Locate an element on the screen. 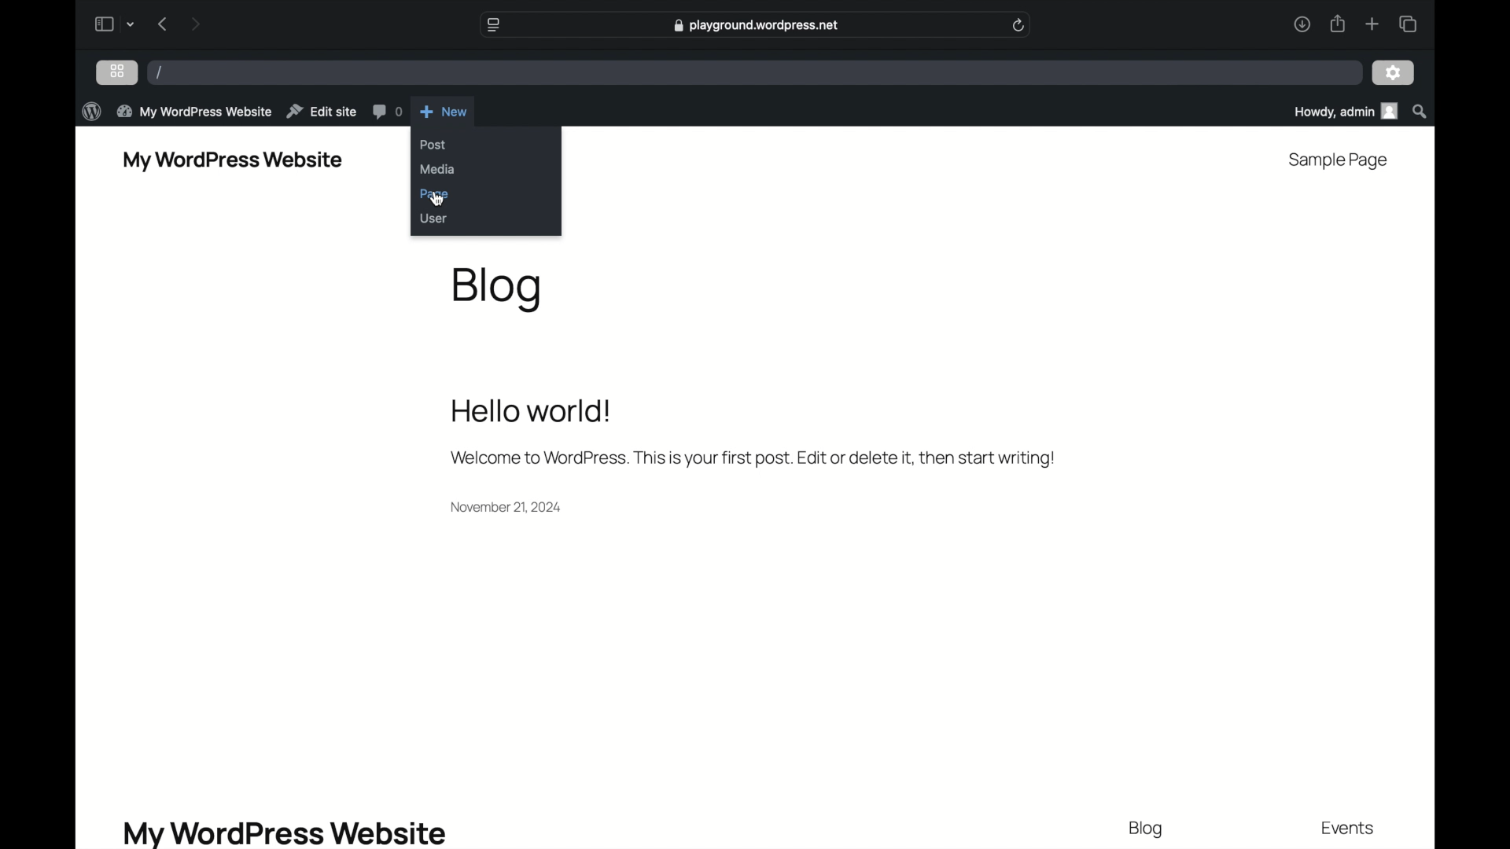 Image resolution: width=1510 pixels, height=849 pixels. events is located at coordinates (1349, 828).